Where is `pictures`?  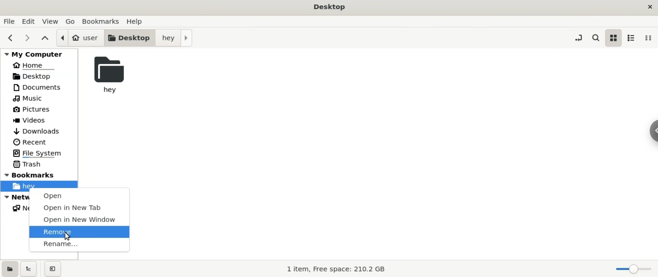
pictures is located at coordinates (30, 109).